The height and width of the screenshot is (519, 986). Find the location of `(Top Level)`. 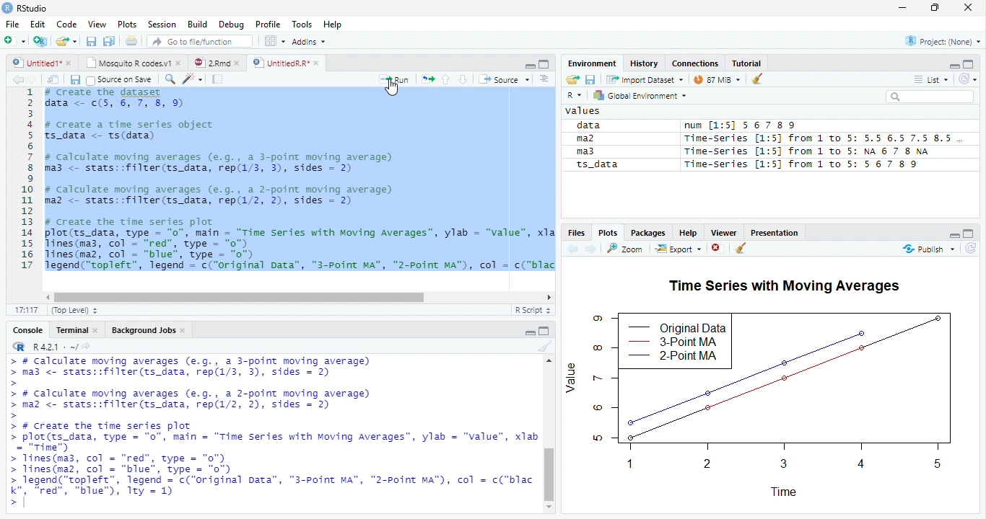

(Top Level) is located at coordinates (71, 311).